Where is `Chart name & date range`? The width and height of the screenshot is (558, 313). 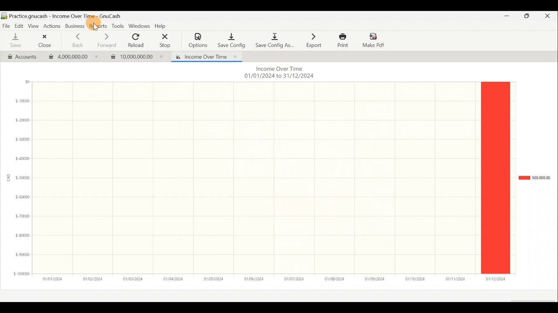
Chart name & date range is located at coordinates (278, 73).